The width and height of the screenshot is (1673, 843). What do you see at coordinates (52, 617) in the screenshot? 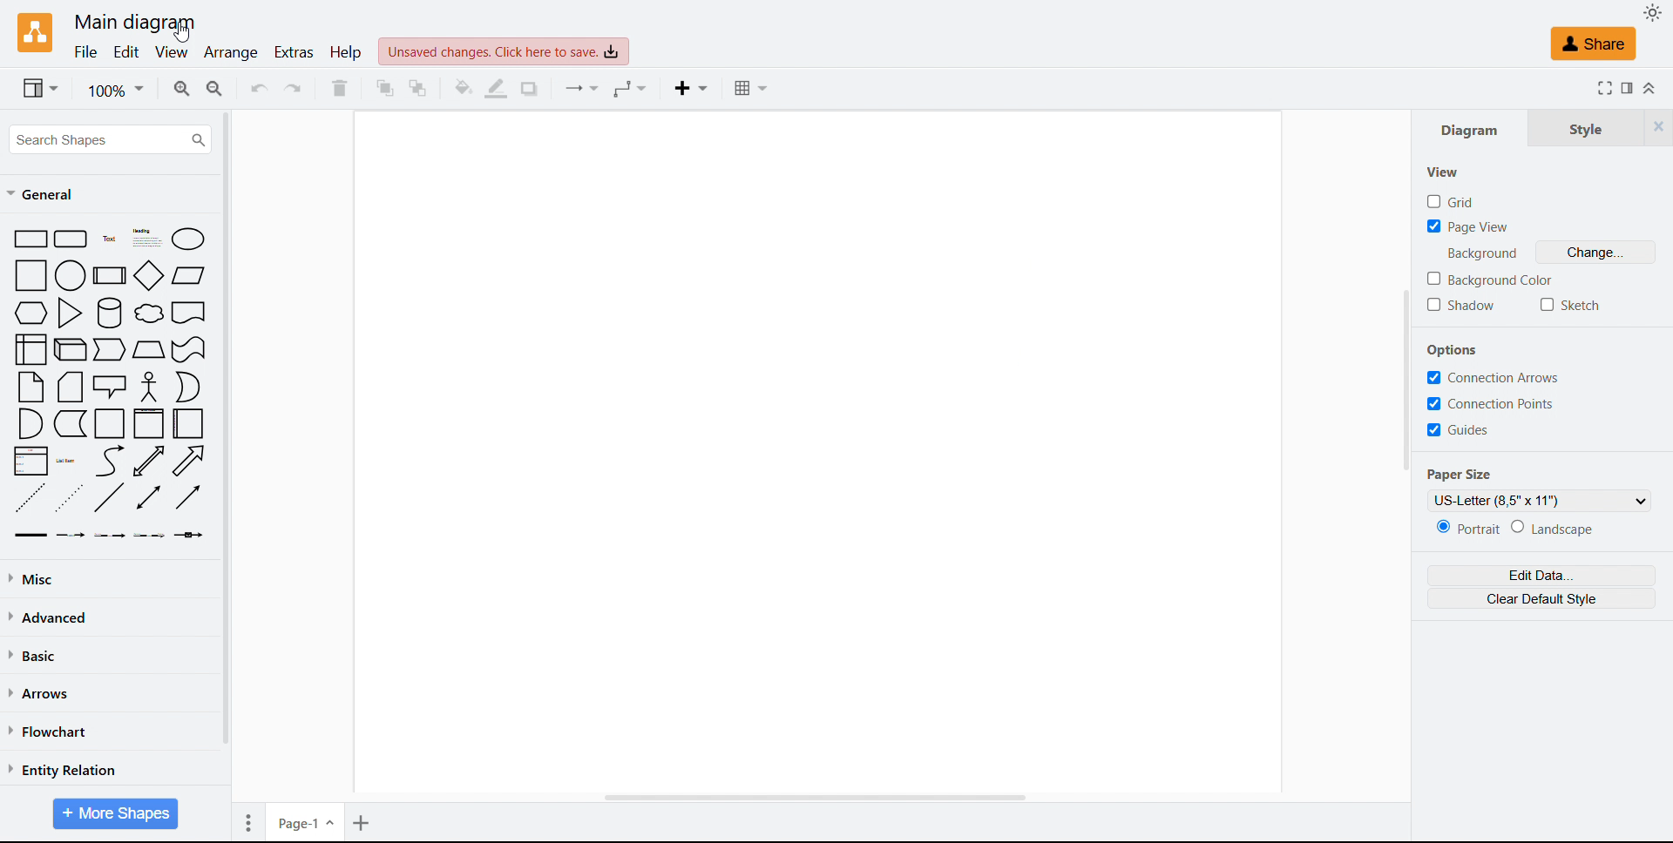
I see `Advanced ` at bounding box center [52, 617].